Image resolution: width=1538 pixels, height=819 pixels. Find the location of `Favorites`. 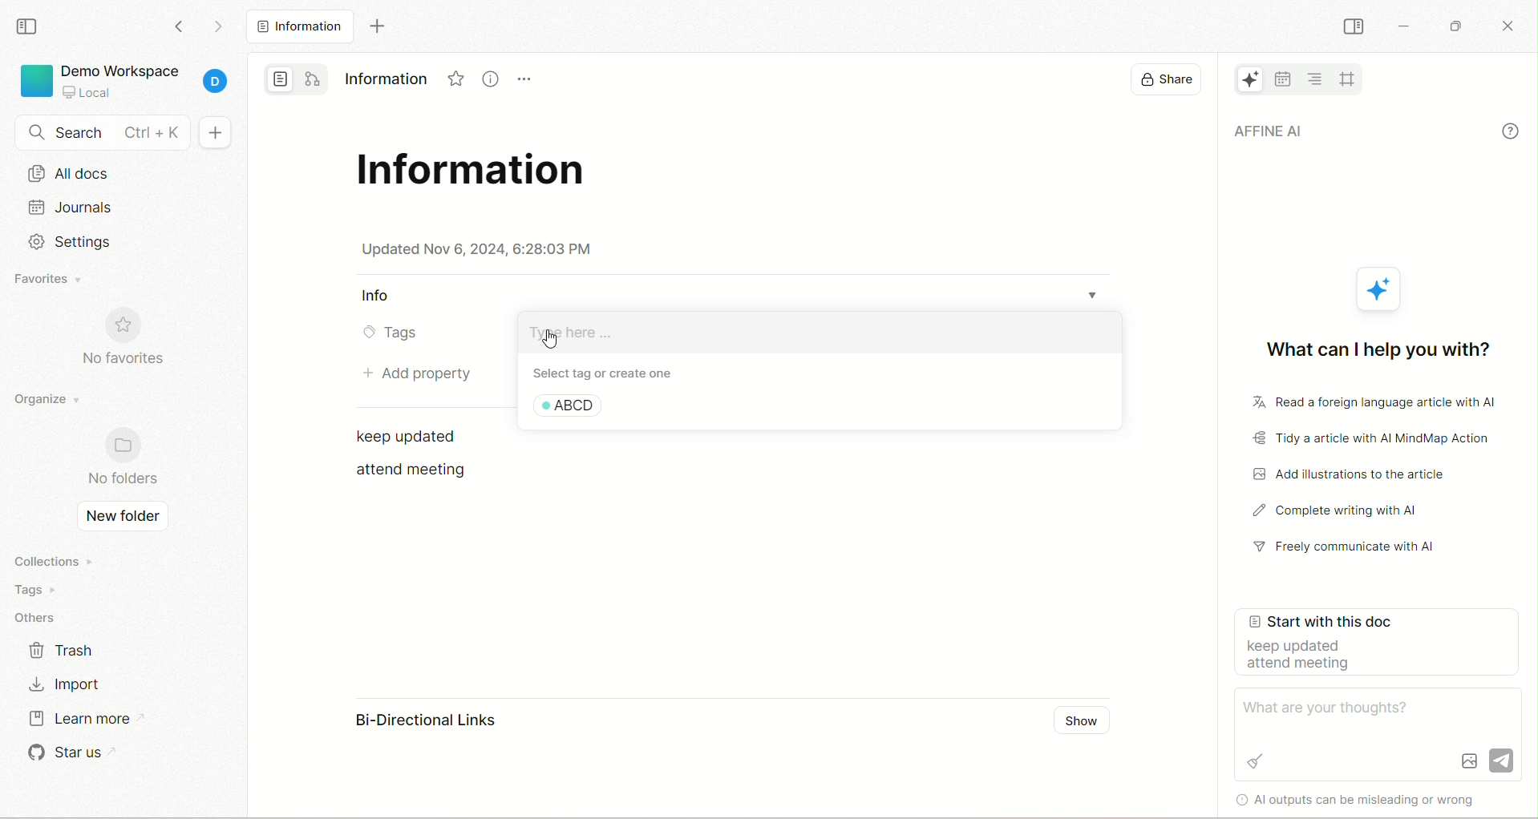

Favorites is located at coordinates (449, 82).